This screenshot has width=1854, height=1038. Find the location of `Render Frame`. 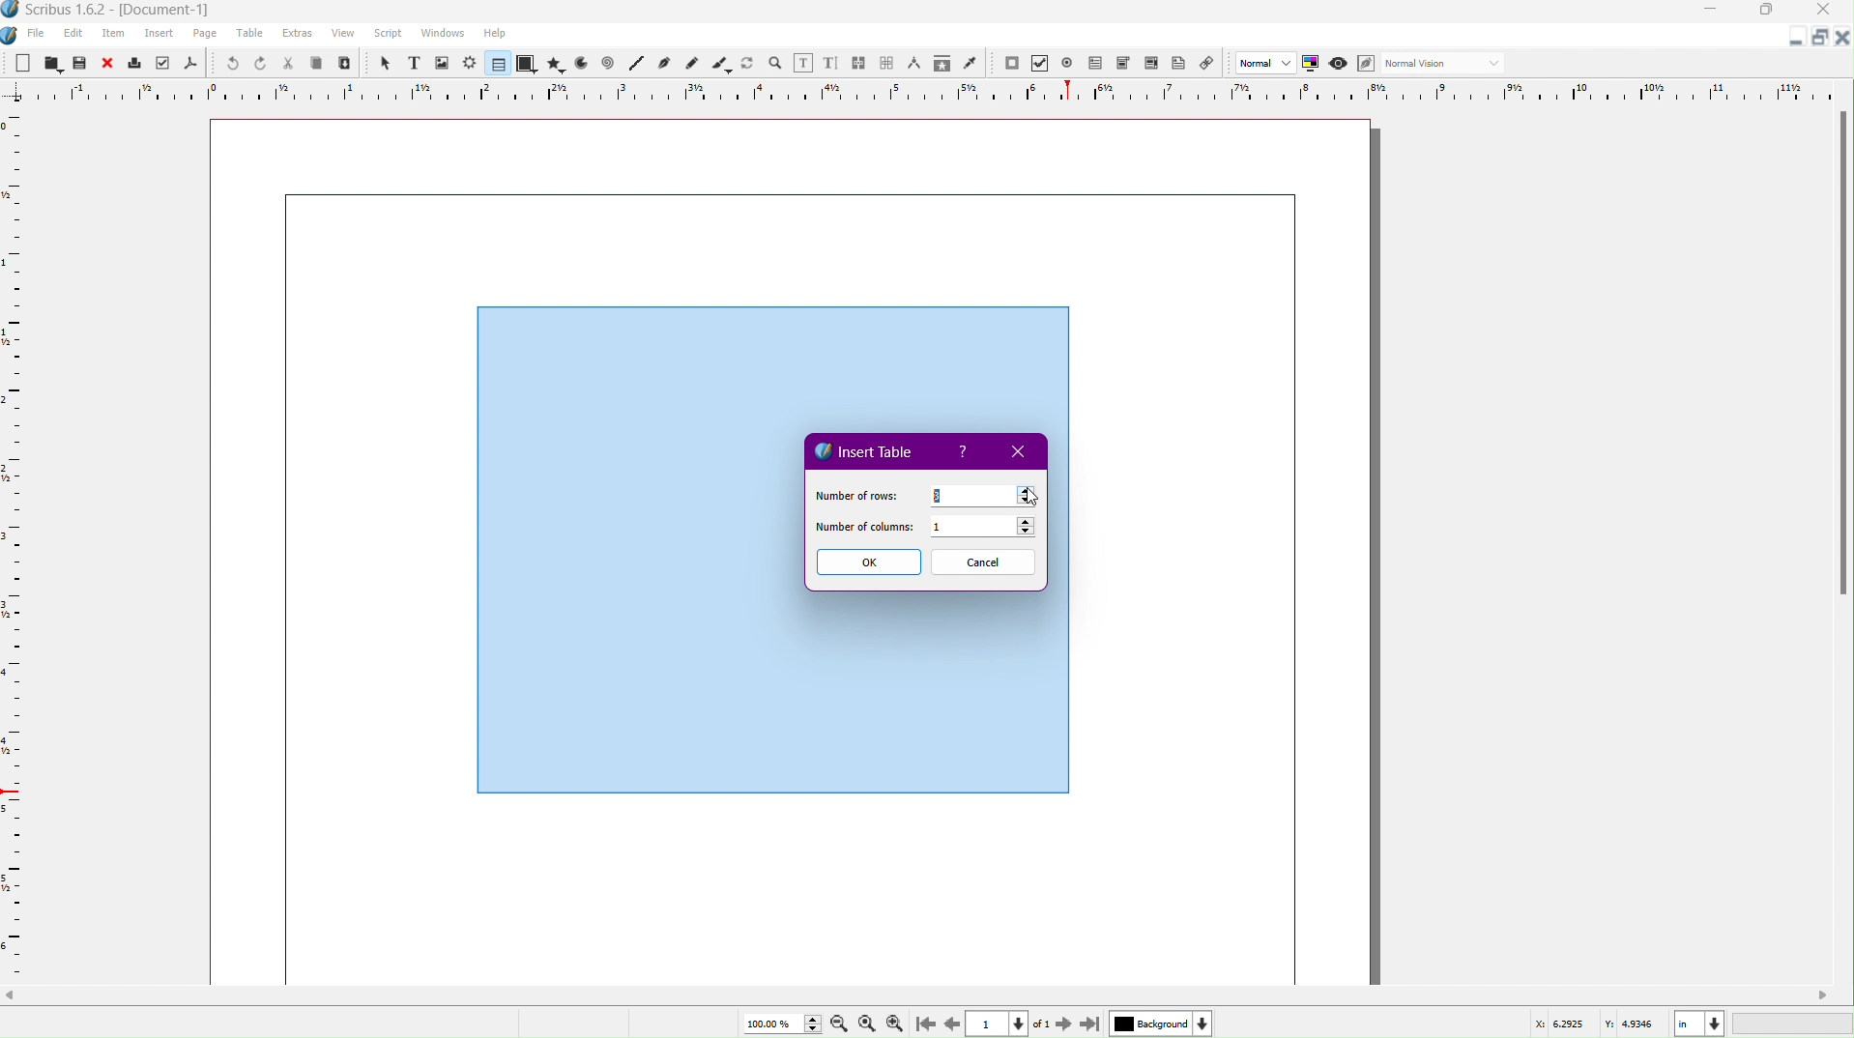

Render Frame is located at coordinates (471, 63).